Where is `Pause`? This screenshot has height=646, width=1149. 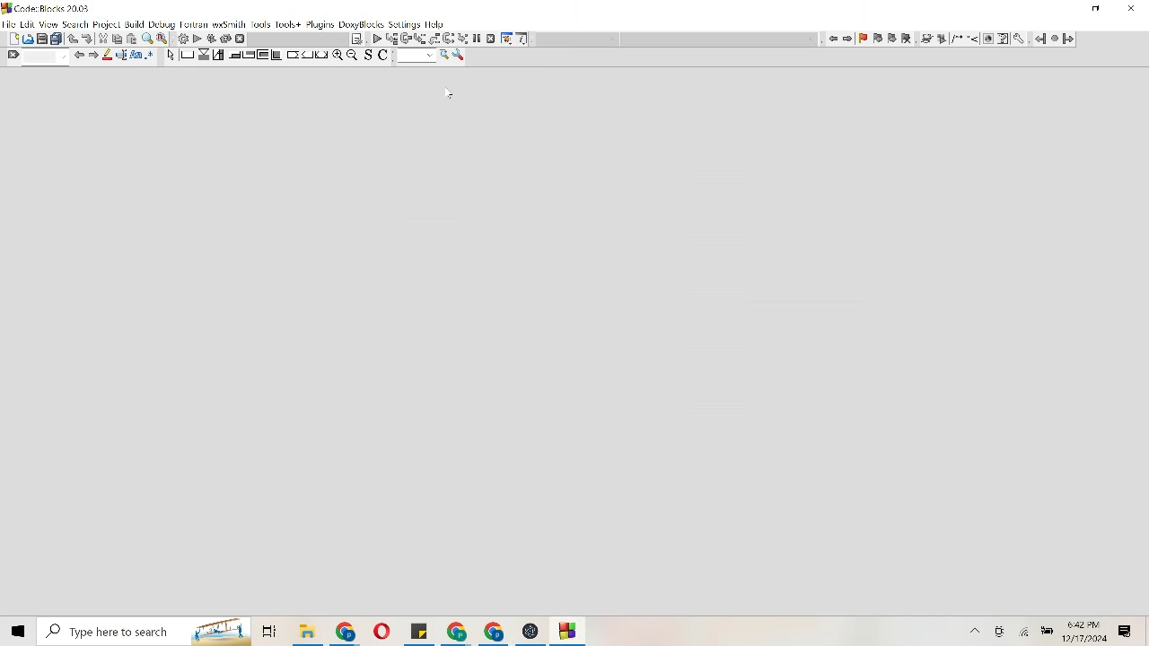 Pause is located at coordinates (1054, 39).